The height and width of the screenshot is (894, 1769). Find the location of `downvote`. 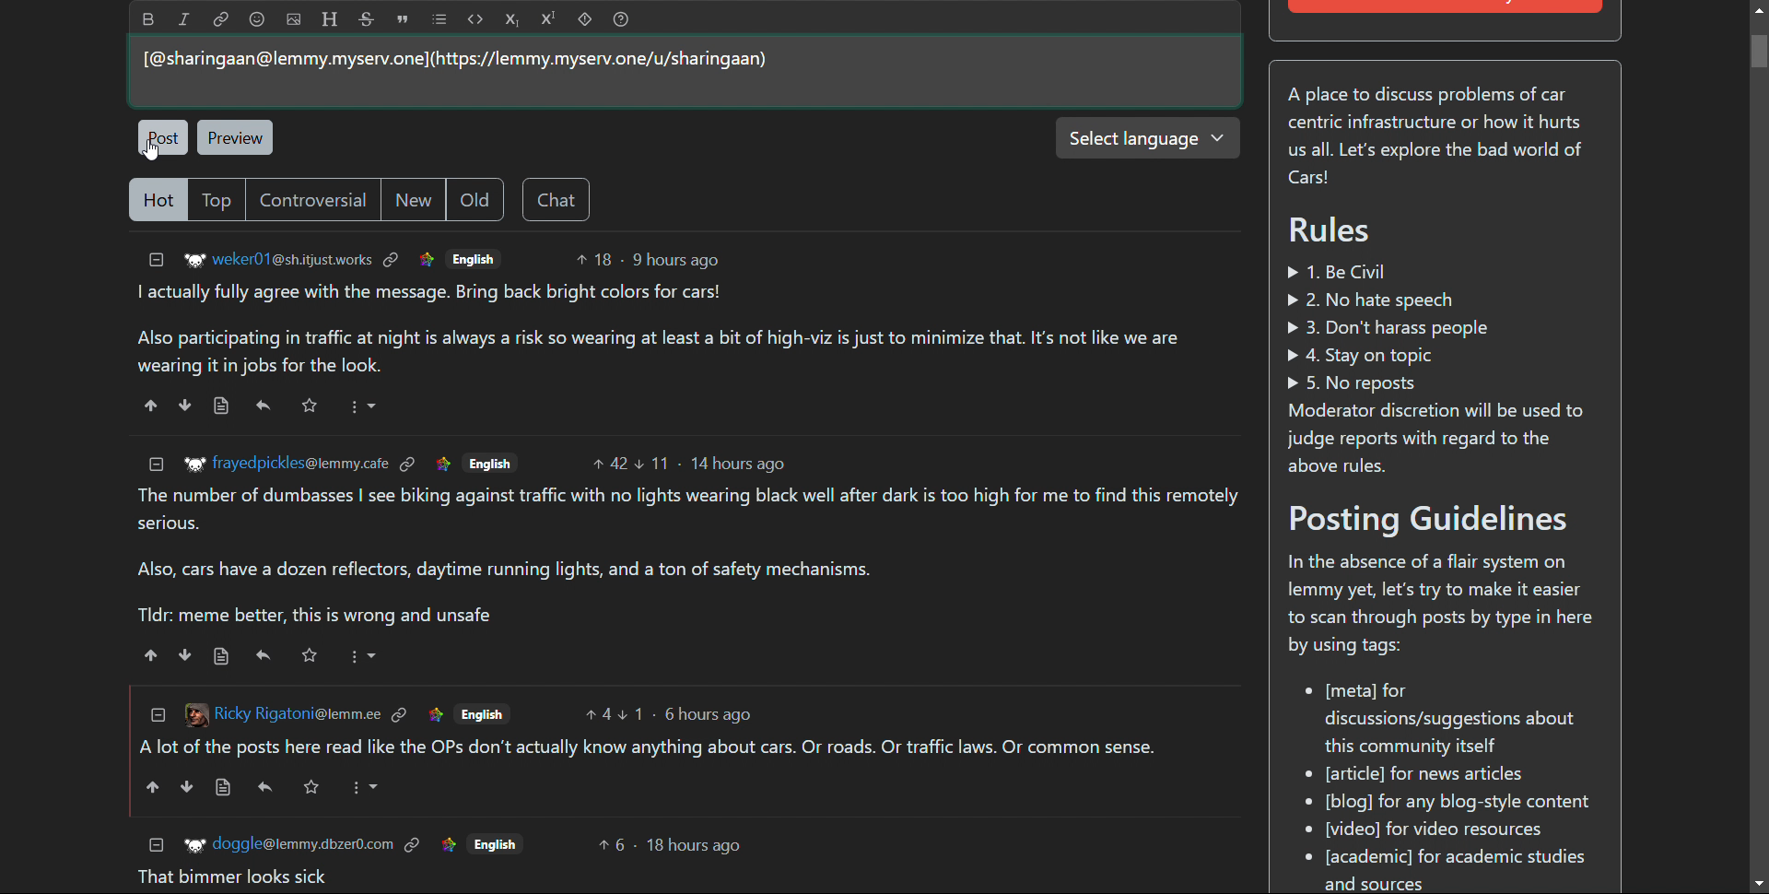

downvote is located at coordinates (186, 787).